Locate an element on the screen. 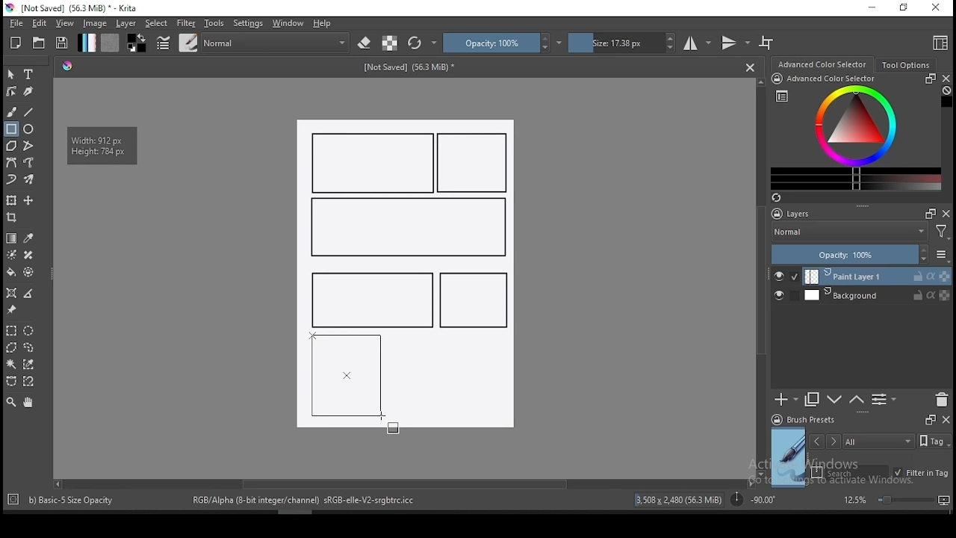 The height and width of the screenshot is (538, 956). rectangular selection tool is located at coordinates (10, 330).